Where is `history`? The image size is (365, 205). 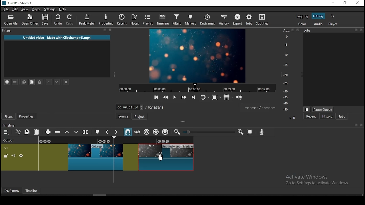
history is located at coordinates (223, 20).